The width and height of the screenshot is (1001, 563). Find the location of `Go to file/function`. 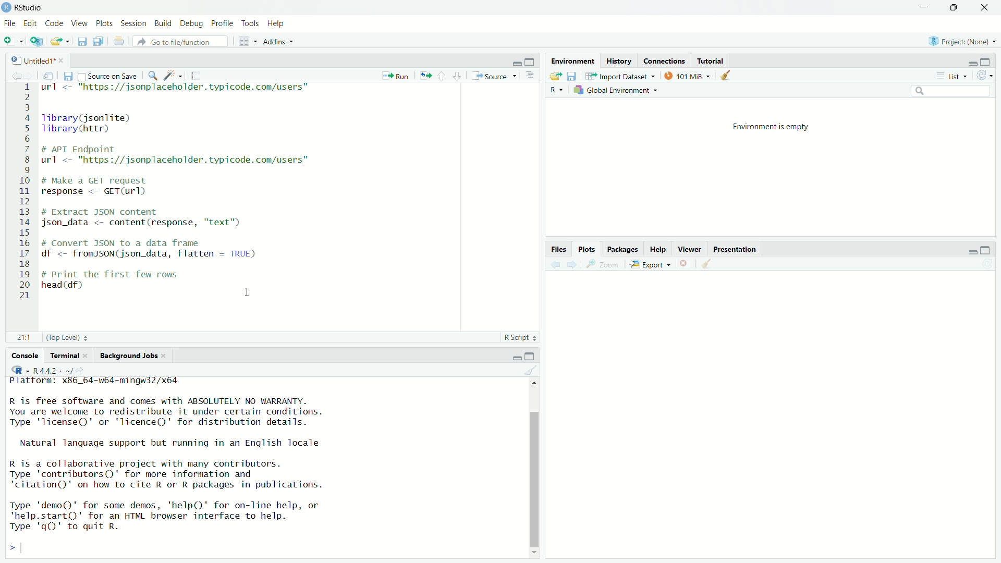

Go to file/function is located at coordinates (184, 41).